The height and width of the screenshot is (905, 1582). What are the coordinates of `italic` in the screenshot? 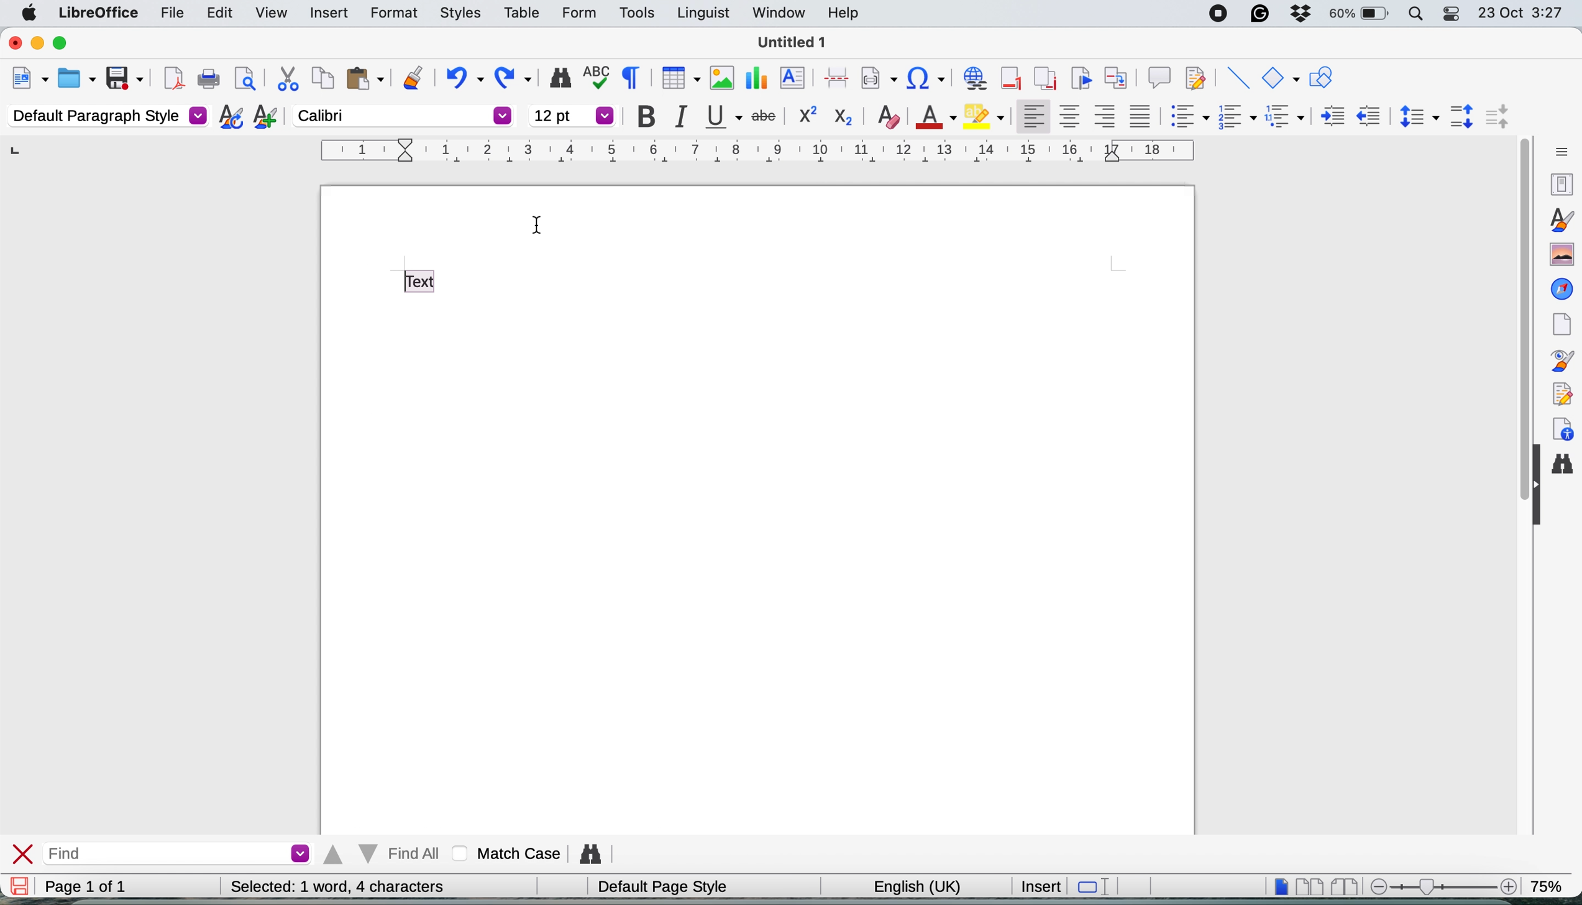 It's located at (680, 116).